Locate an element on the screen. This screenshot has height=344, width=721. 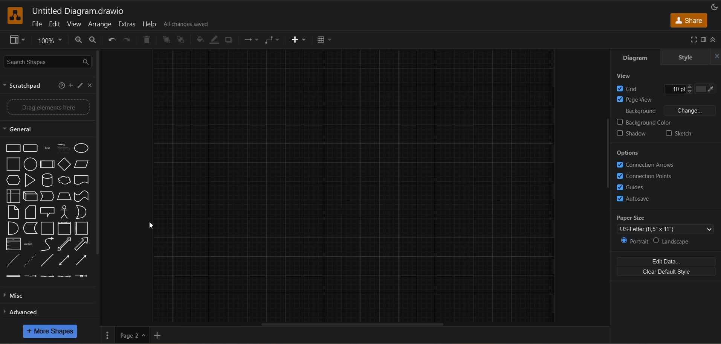
vertical scroll bar is located at coordinates (609, 155).